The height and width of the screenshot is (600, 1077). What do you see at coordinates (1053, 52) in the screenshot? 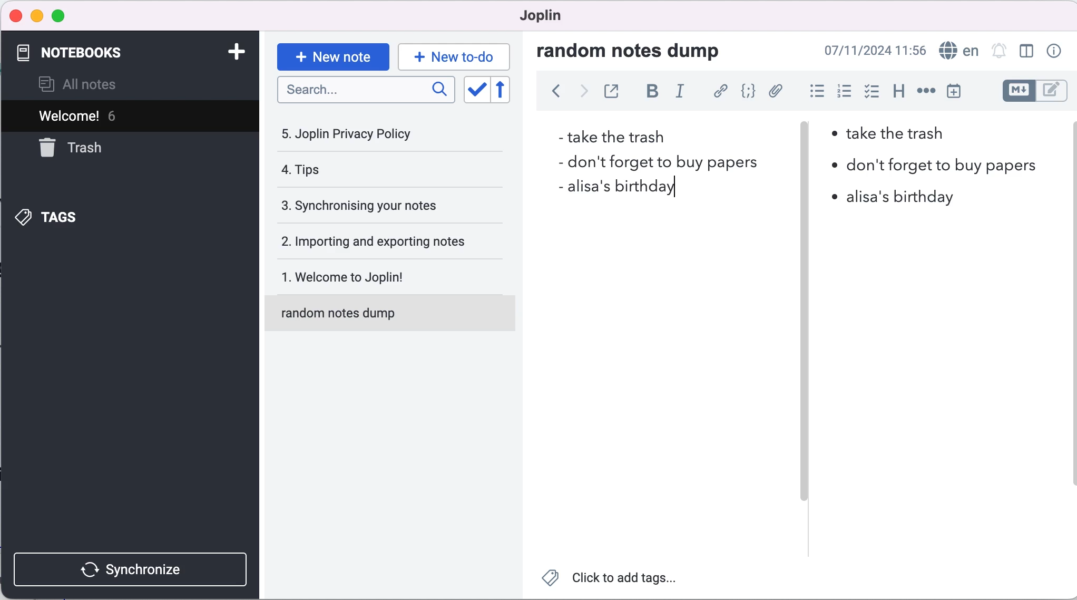
I see `note properties` at bounding box center [1053, 52].